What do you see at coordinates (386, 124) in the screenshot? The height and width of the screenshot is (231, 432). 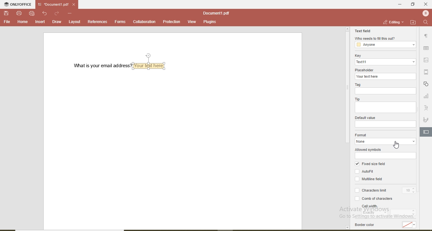 I see `default value input` at bounding box center [386, 124].